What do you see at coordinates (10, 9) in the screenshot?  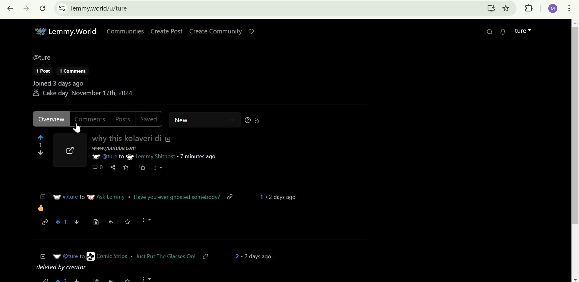 I see `click to go back, hold to see history` at bounding box center [10, 9].